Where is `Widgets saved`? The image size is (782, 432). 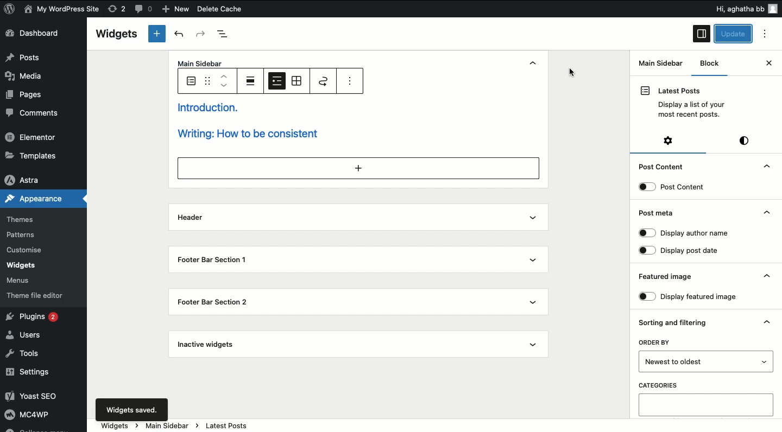
Widgets saved is located at coordinates (133, 409).